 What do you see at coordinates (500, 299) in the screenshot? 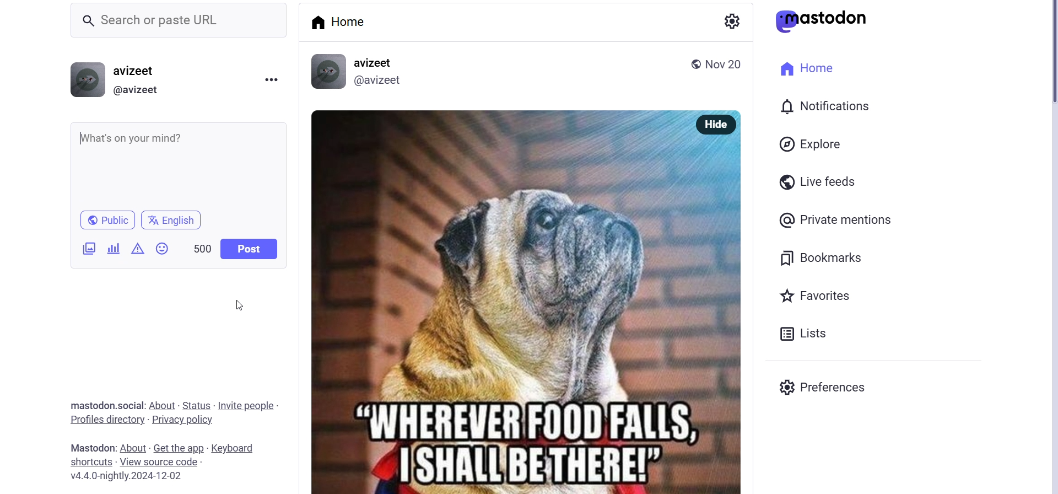
I see `post image` at bounding box center [500, 299].